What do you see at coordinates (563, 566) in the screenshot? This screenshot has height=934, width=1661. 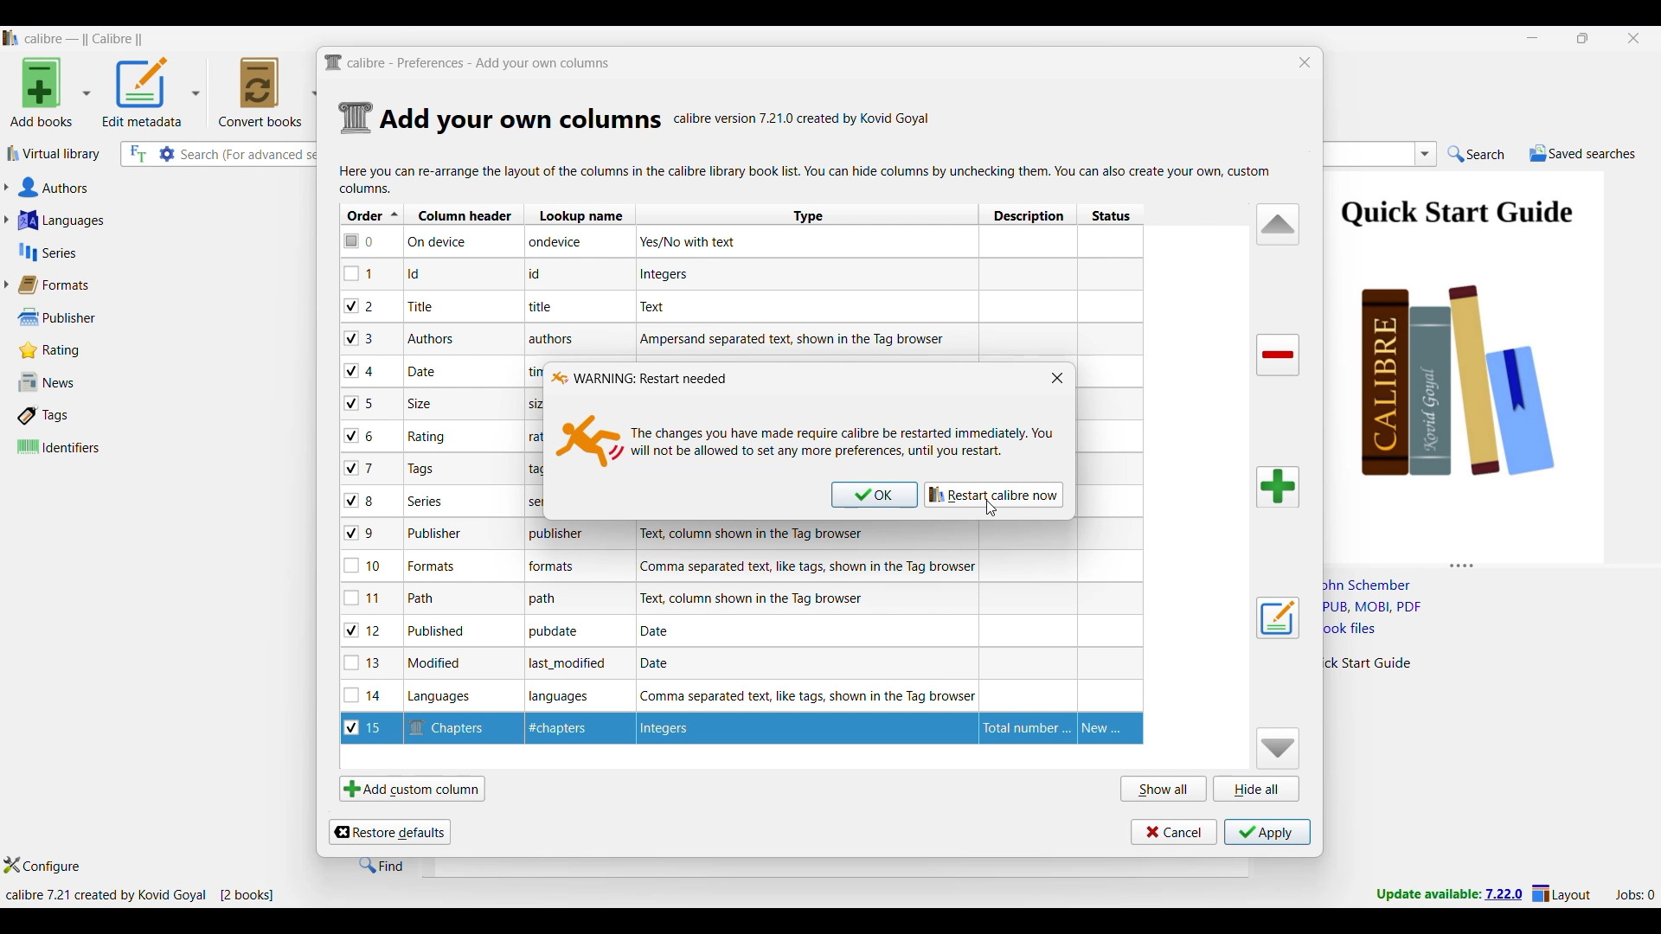 I see `note` at bounding box center [563, 566].